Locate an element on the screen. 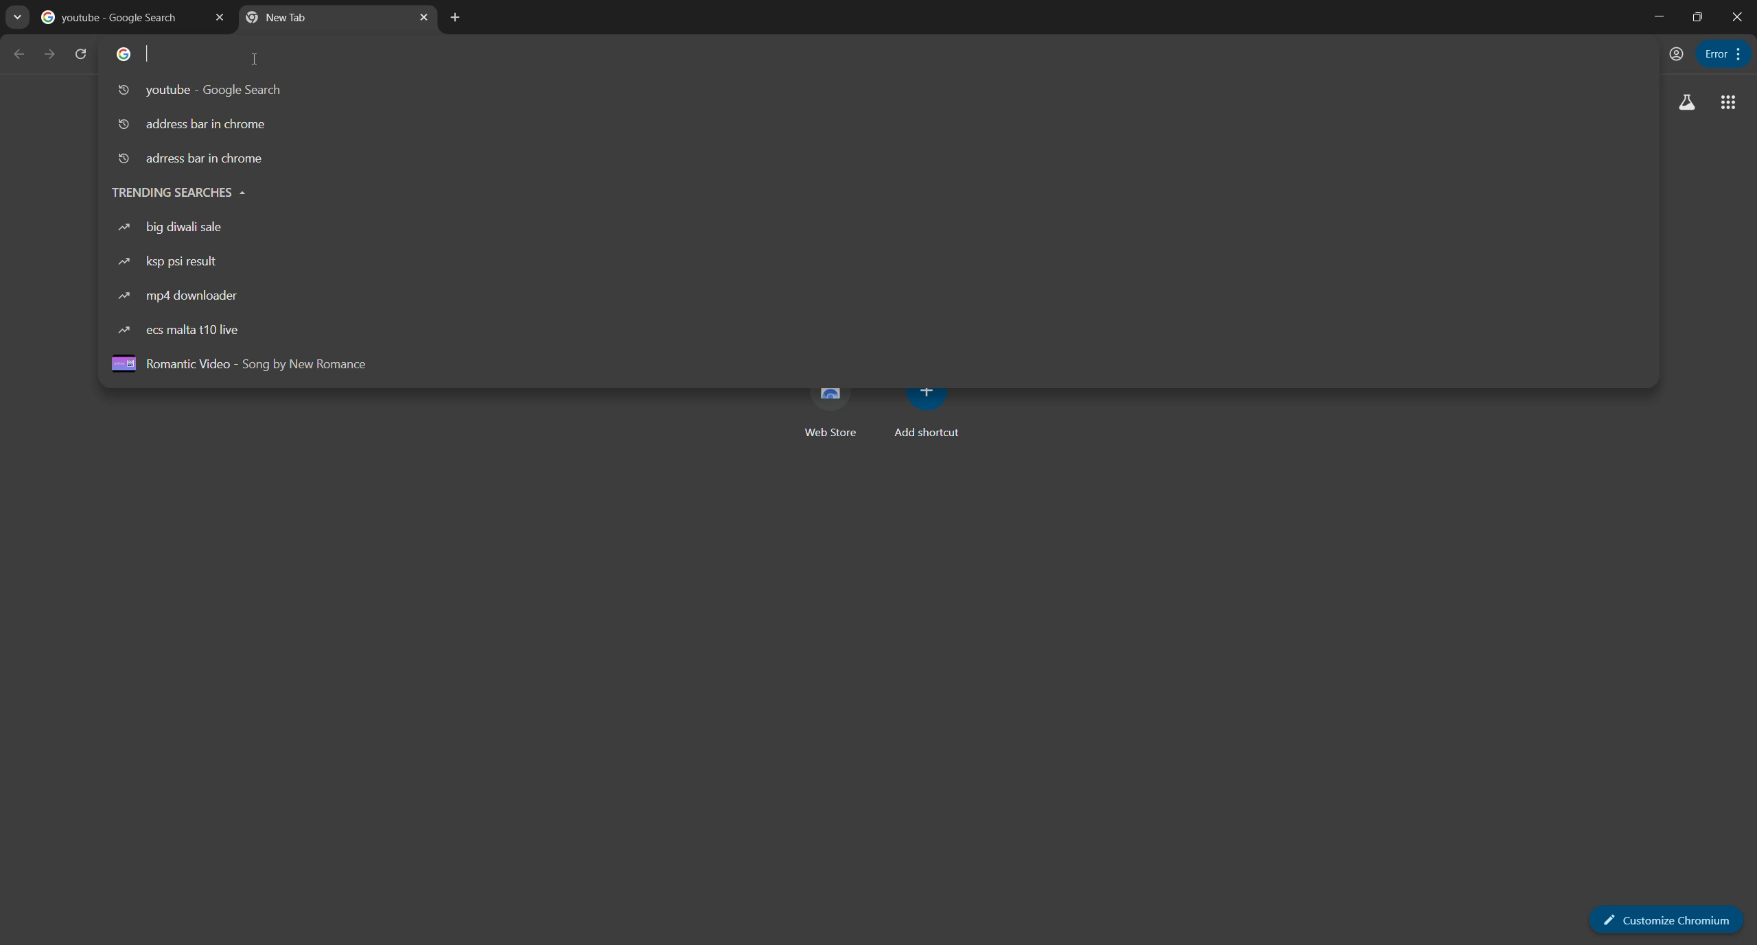 This screenshot has width=1757, height=945. more apps is located at coordinates (1725, 104).